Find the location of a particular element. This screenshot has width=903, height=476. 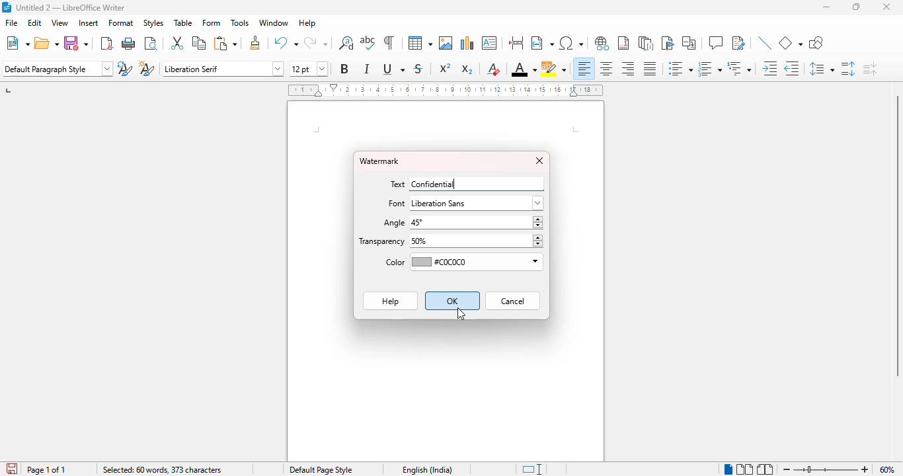

view is located at coordinates (59, 22).